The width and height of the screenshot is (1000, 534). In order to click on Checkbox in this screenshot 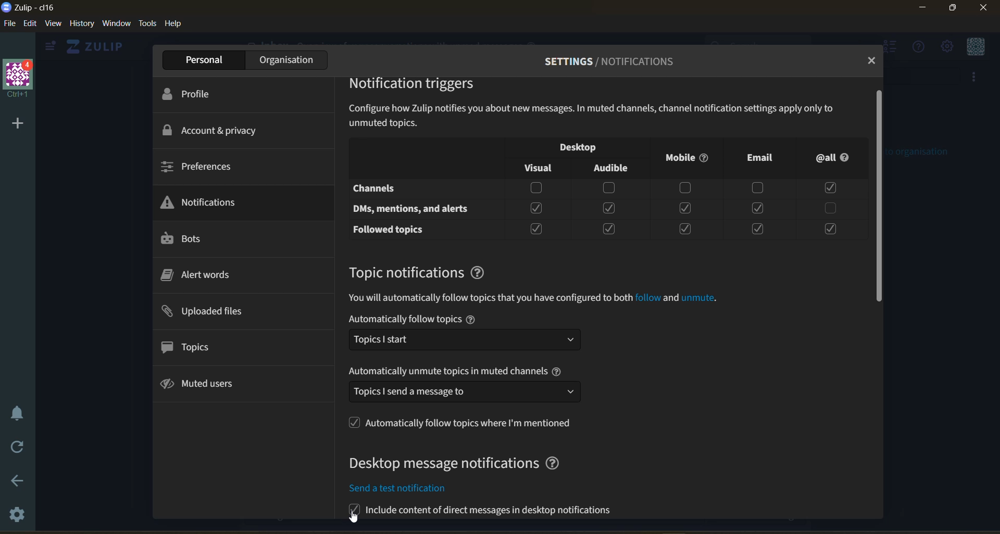, I will do `click(758, 208)`.